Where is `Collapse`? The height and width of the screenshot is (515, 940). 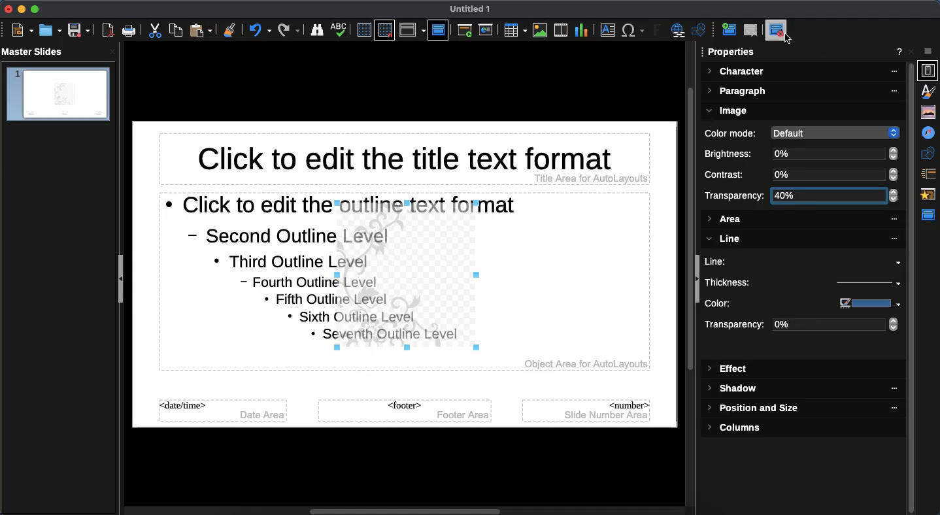
Collapse is located at coordinates (124, 280).